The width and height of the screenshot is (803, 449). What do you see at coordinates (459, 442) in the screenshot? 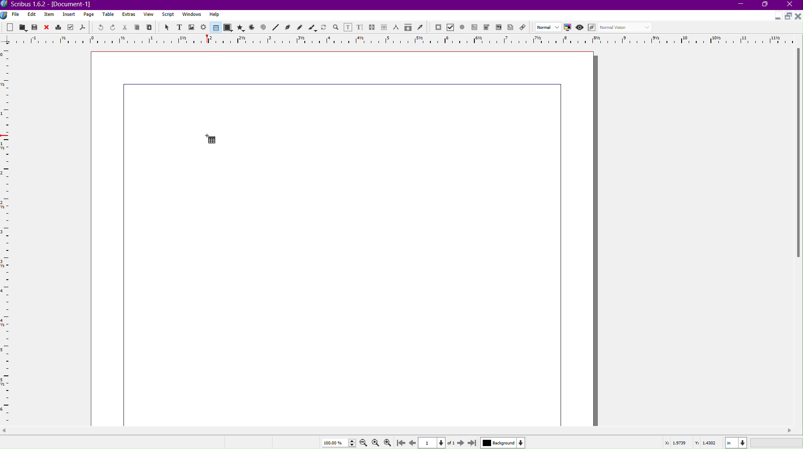
I see `Next Page` at bounding box center [459, 442].